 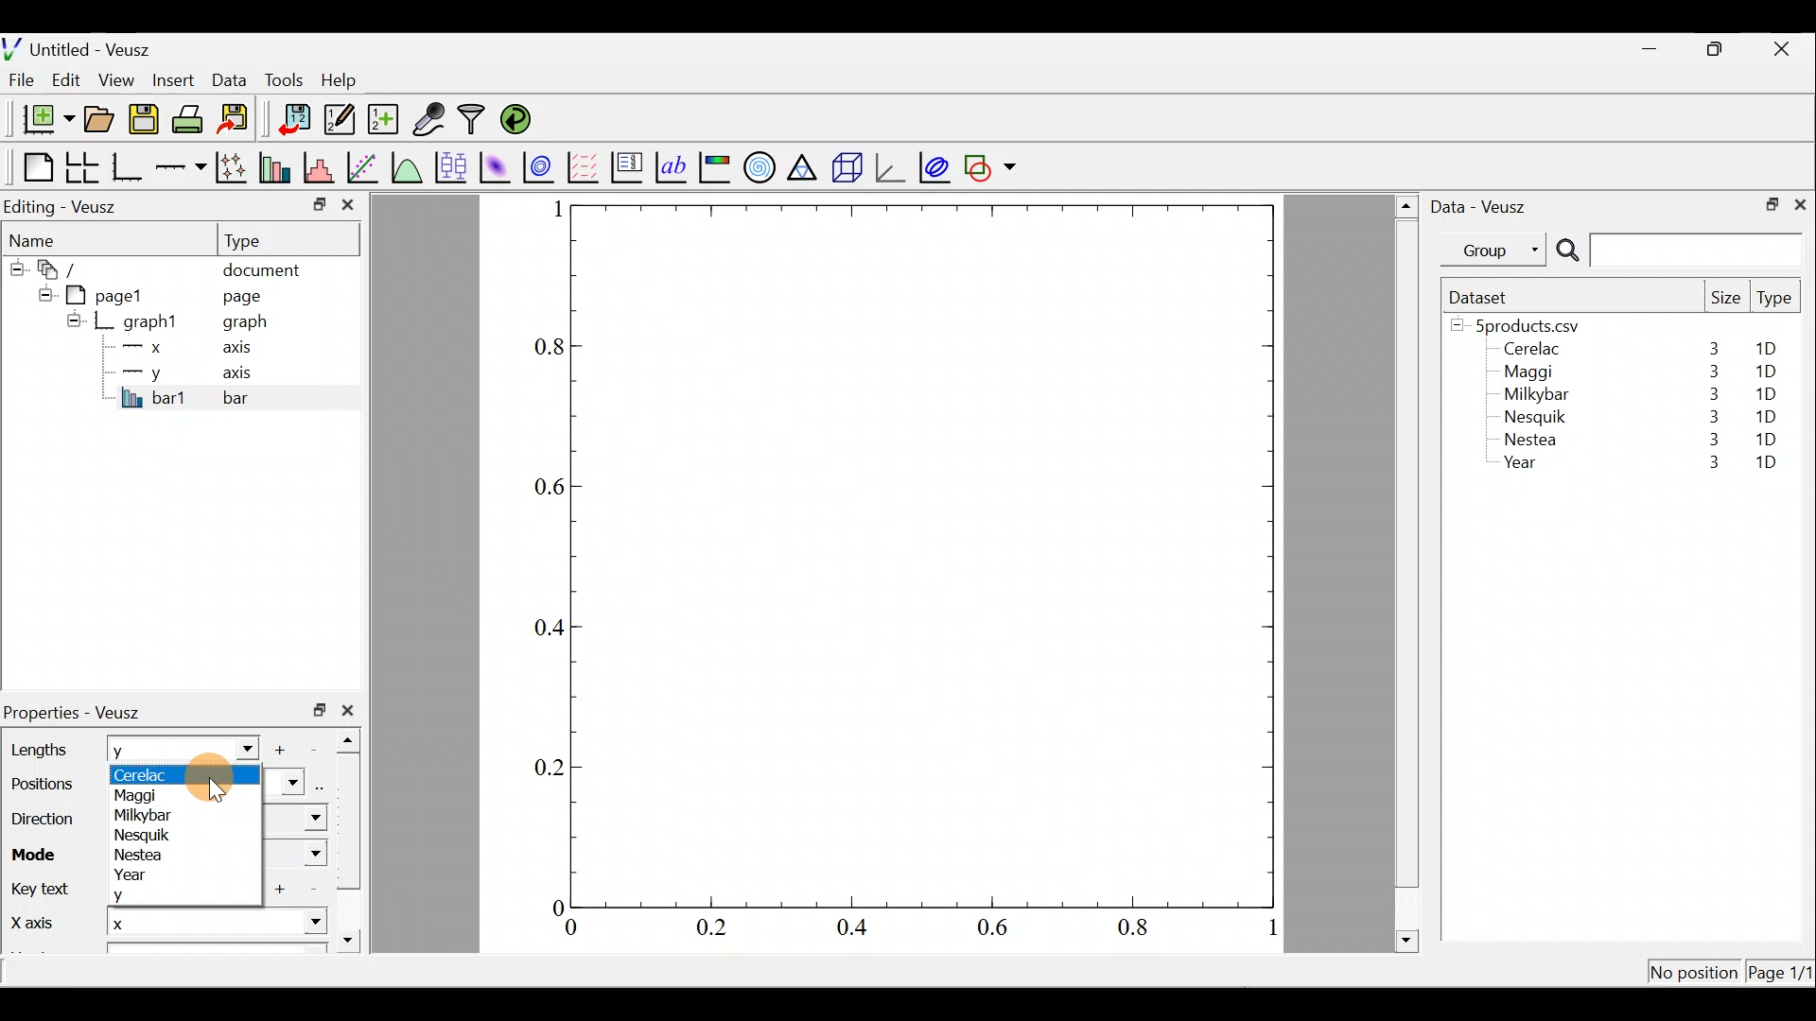 What do you see at coordinates (350, 80) in the screenshot?
I see `Help` at bounding box center [350, 80].